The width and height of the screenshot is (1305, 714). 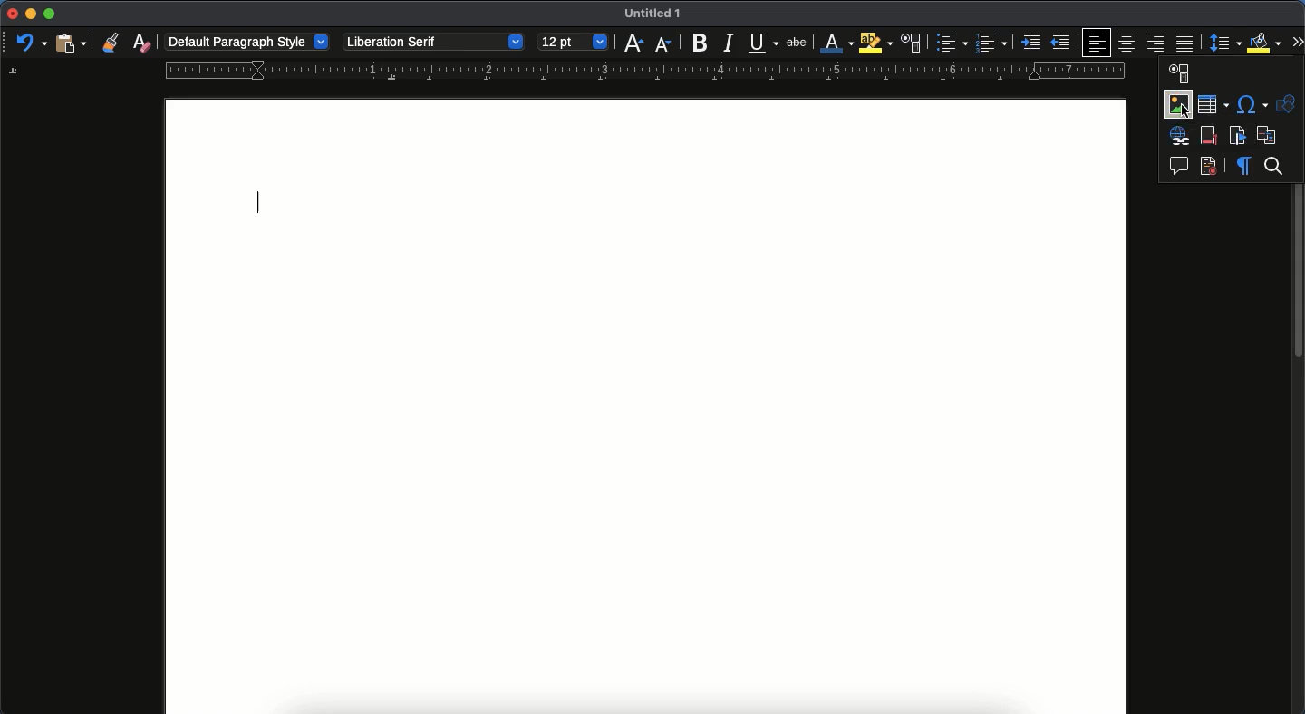 What do you see at coordinates (1267, 134) in the screenshot?
I see `cross reference` at bounding box center [1267, 134].